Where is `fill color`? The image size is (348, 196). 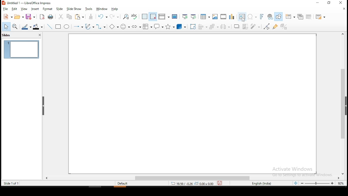 fill color is located at coordinates (38, 27).